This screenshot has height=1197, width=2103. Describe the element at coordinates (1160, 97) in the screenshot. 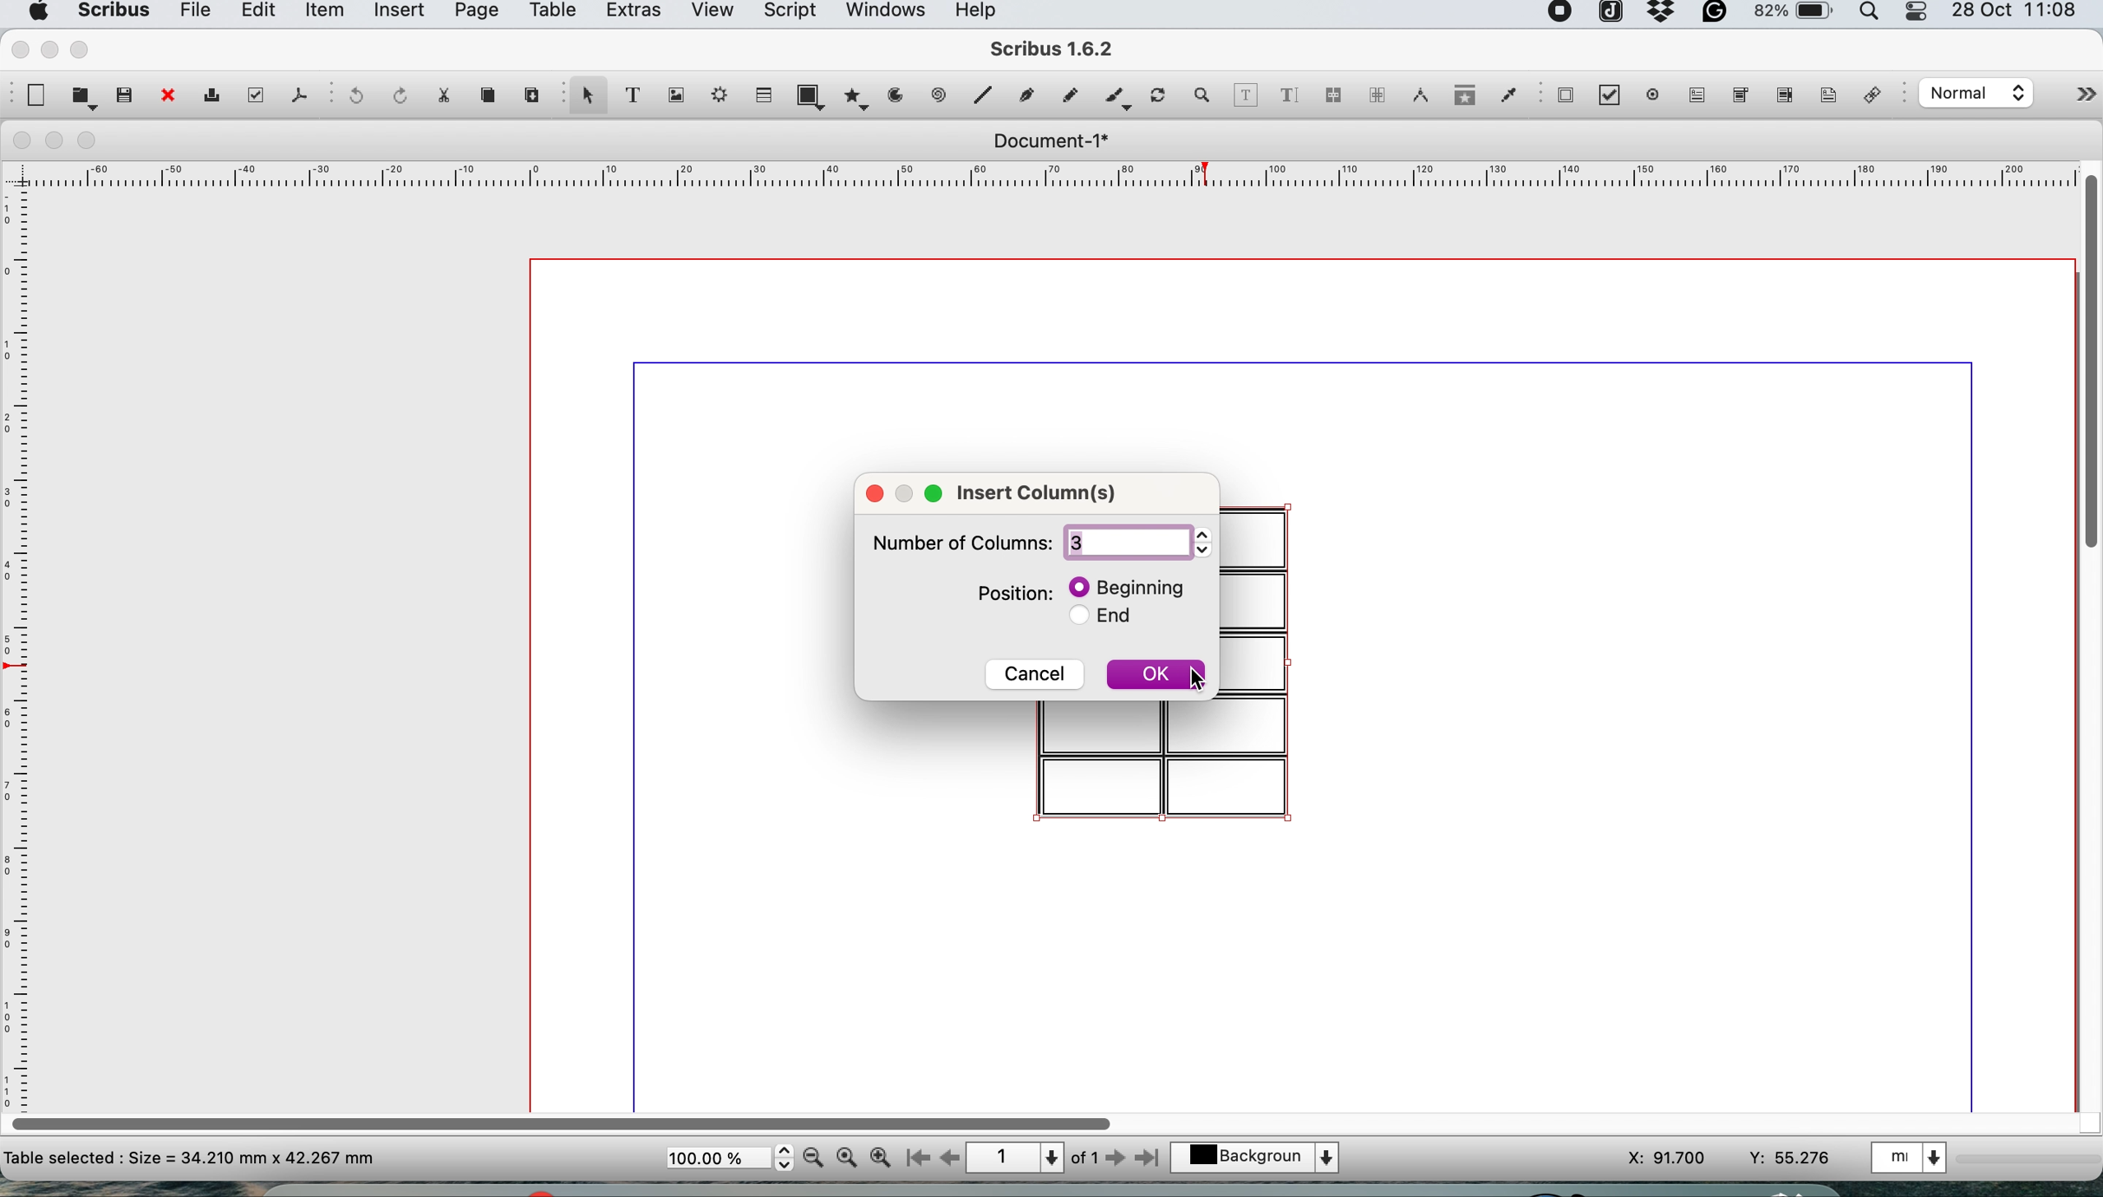

I see `rotate` at that location.